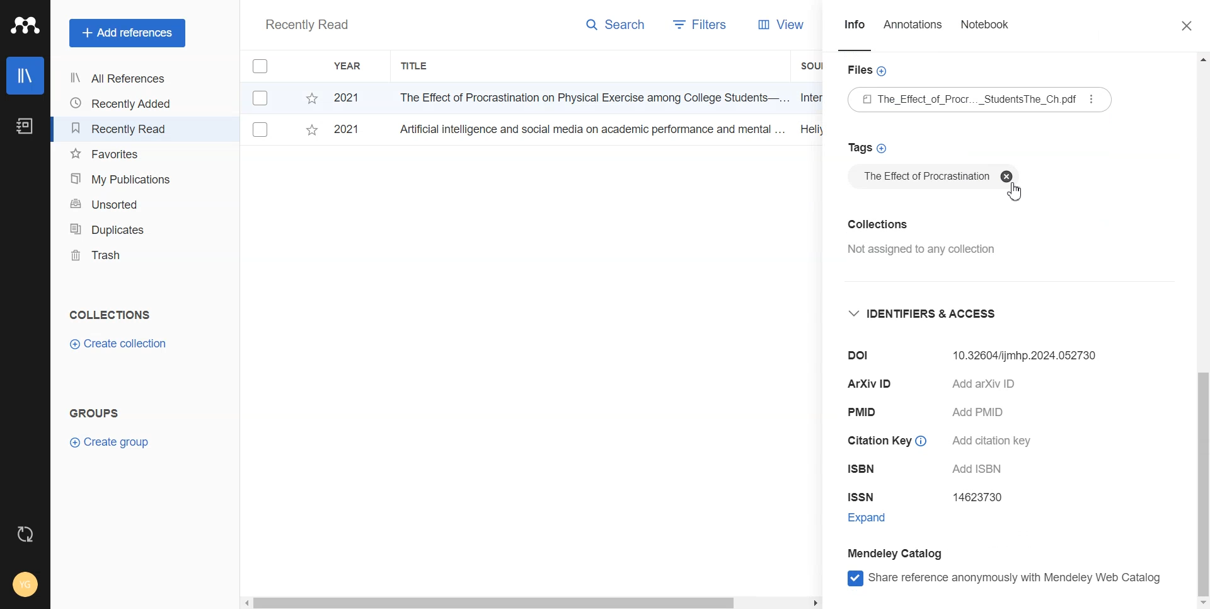  Describe the element at coordinates (120, 344) in the screenshot. I see `Create Collection` at that location.